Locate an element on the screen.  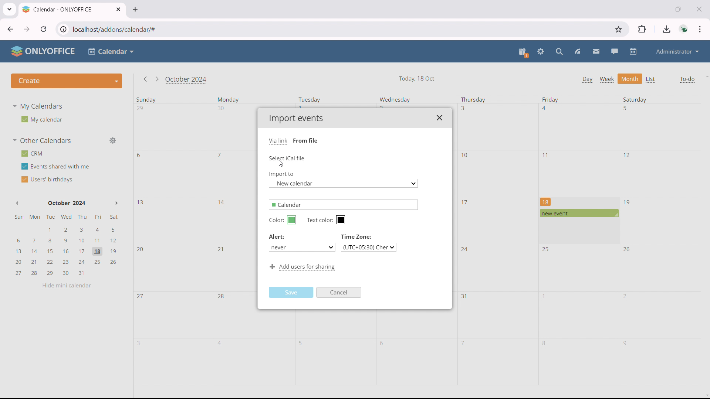
localhost/addons/calendar/# is located at coordinates (121, 29).